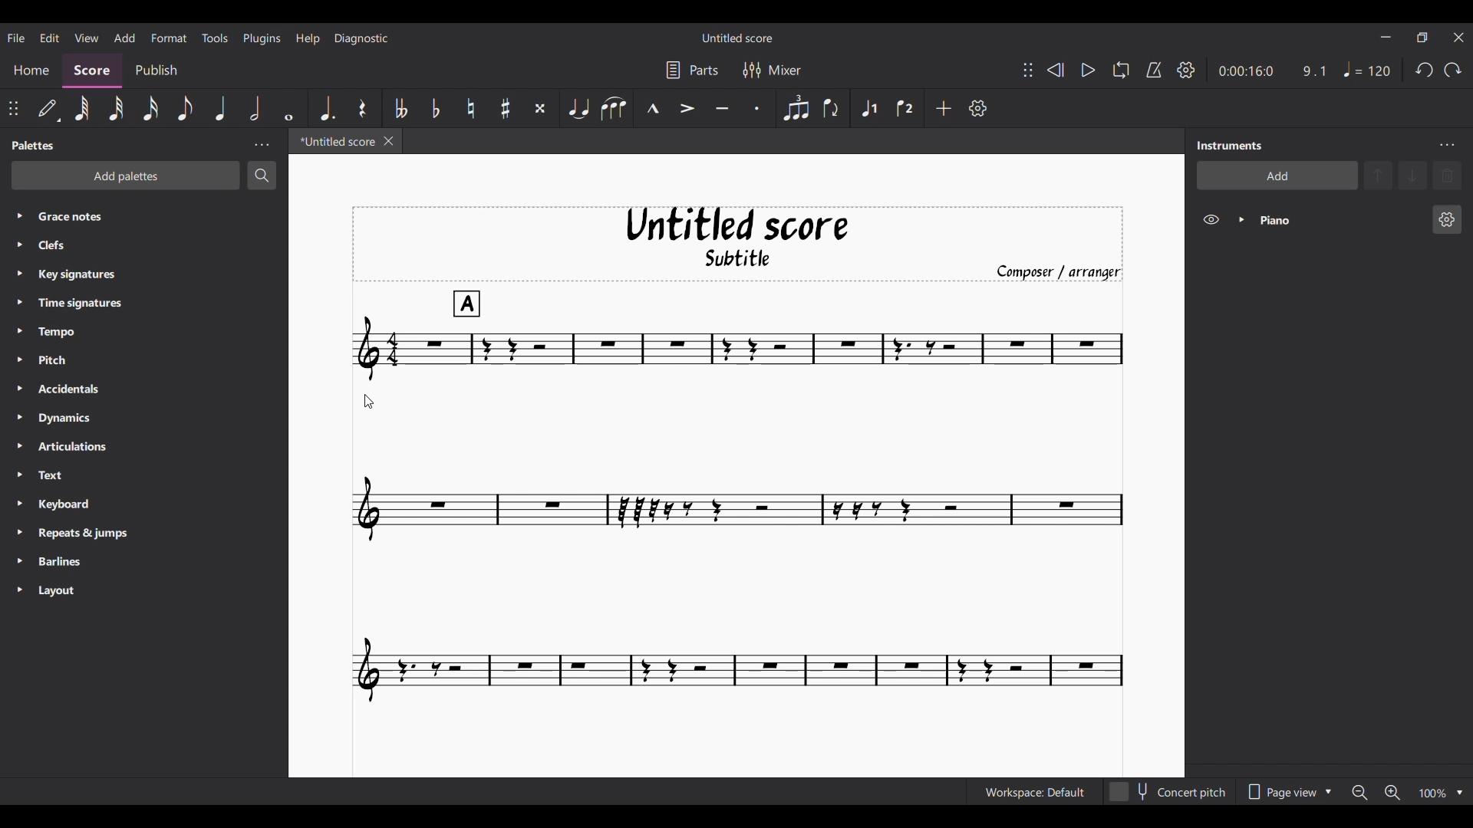 The image size is (1473, 828). What do you see at coordinates (86, 447) in the screenshot?
I see `Articulations` at bounding box center [86, 447].